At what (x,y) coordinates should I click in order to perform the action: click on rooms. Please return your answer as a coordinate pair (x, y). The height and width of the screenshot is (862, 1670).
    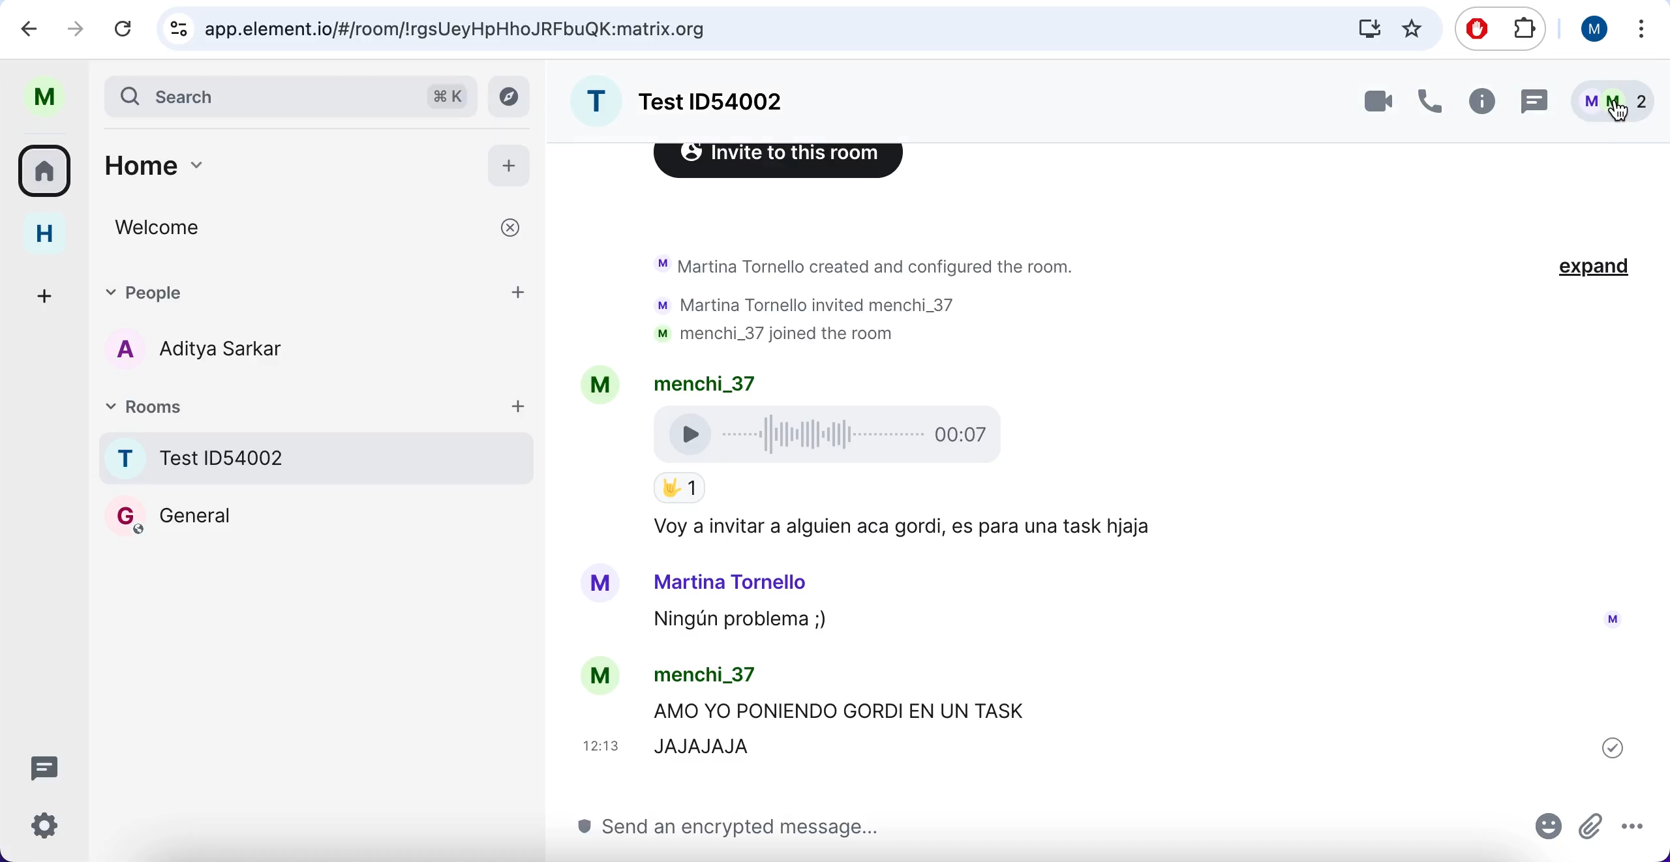
    Looking at the image, I should click on (294, 404).